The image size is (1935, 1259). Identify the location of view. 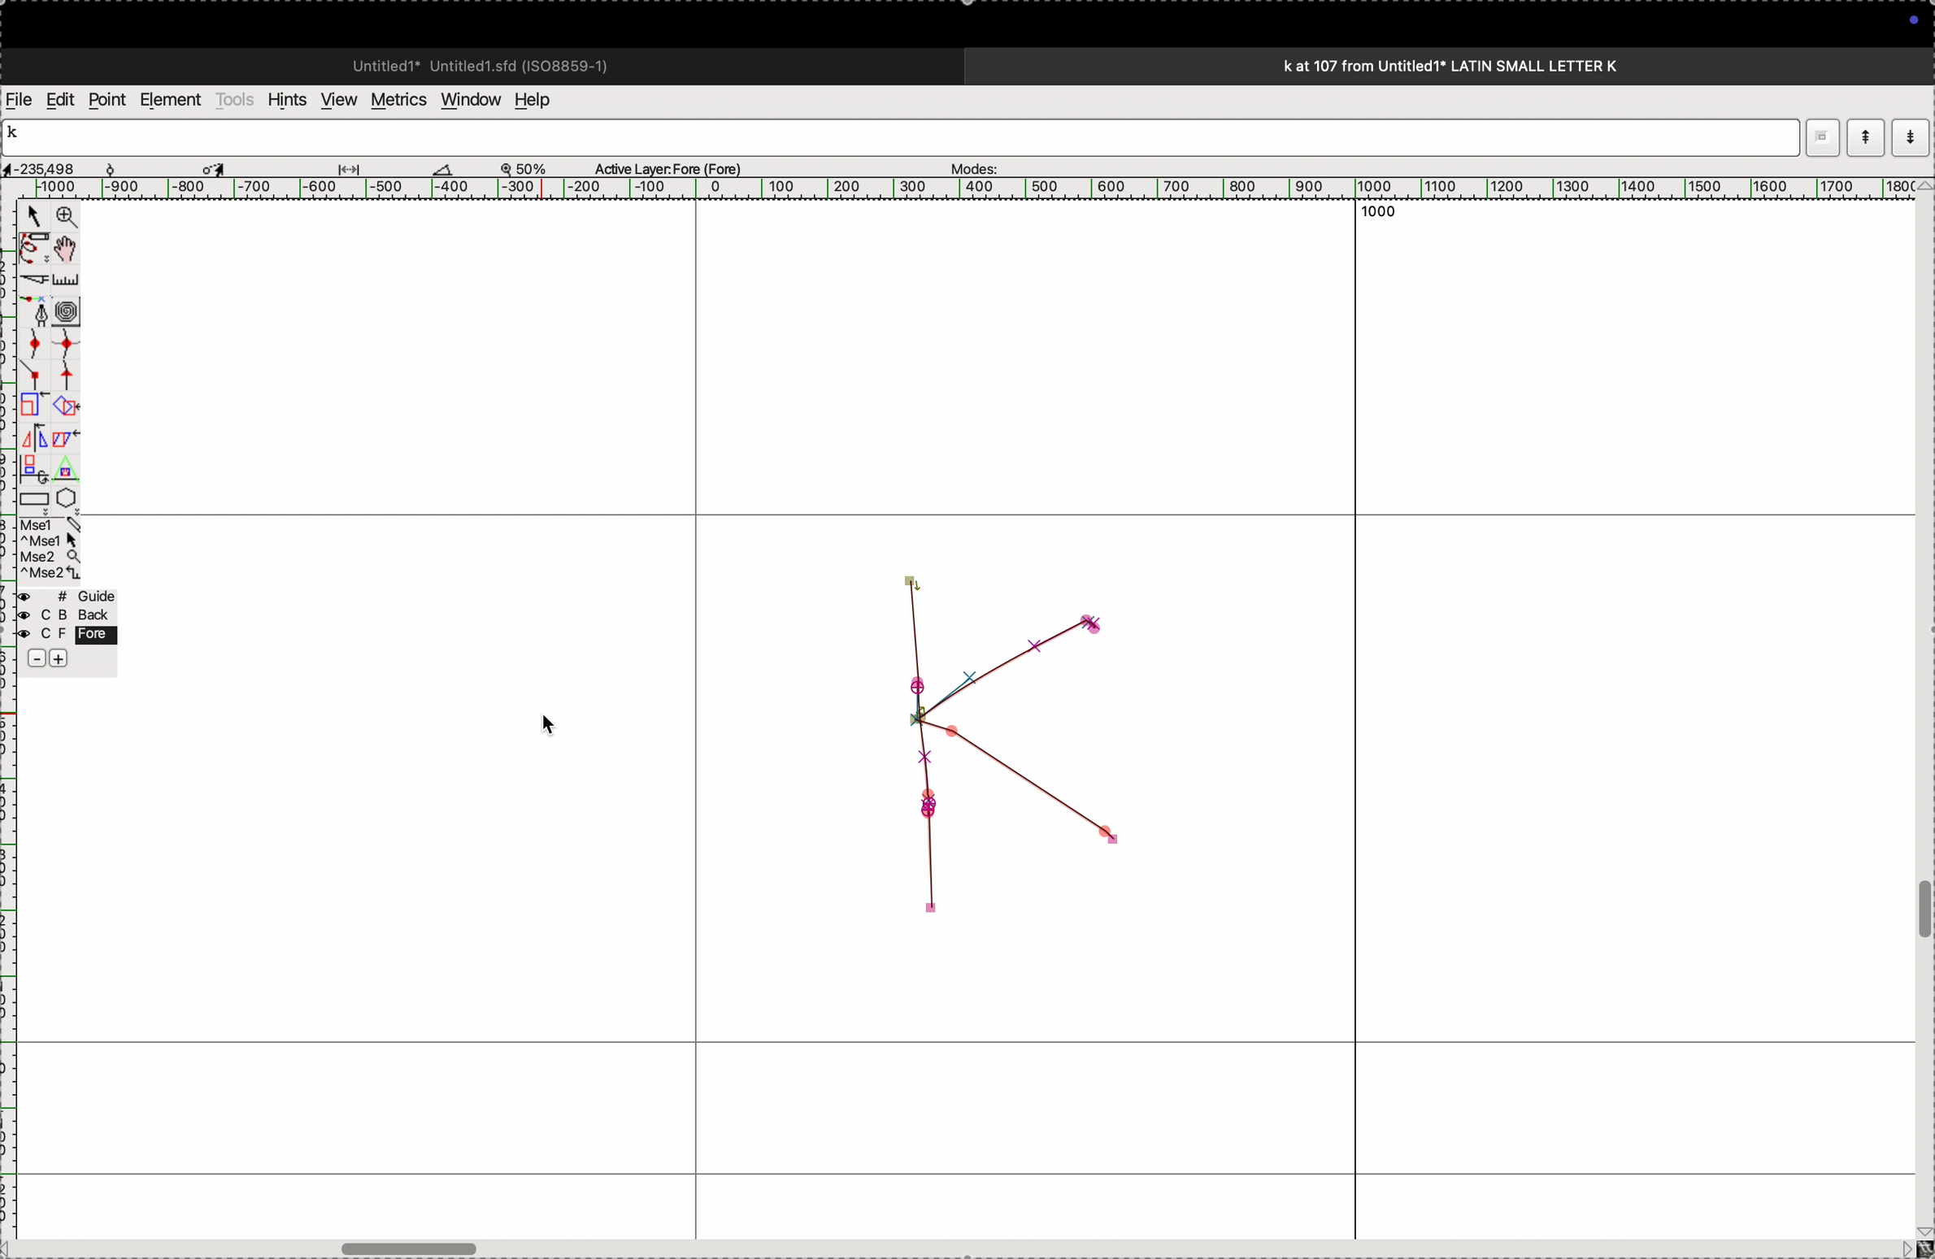
(334, 100).